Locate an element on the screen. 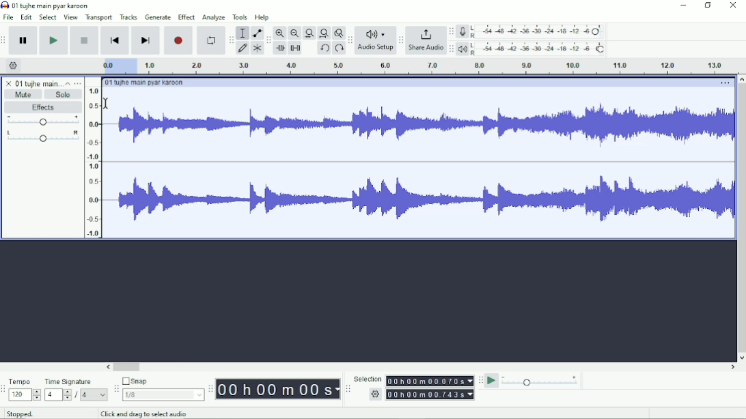  Playback speed is located at coordinates (540, 382).